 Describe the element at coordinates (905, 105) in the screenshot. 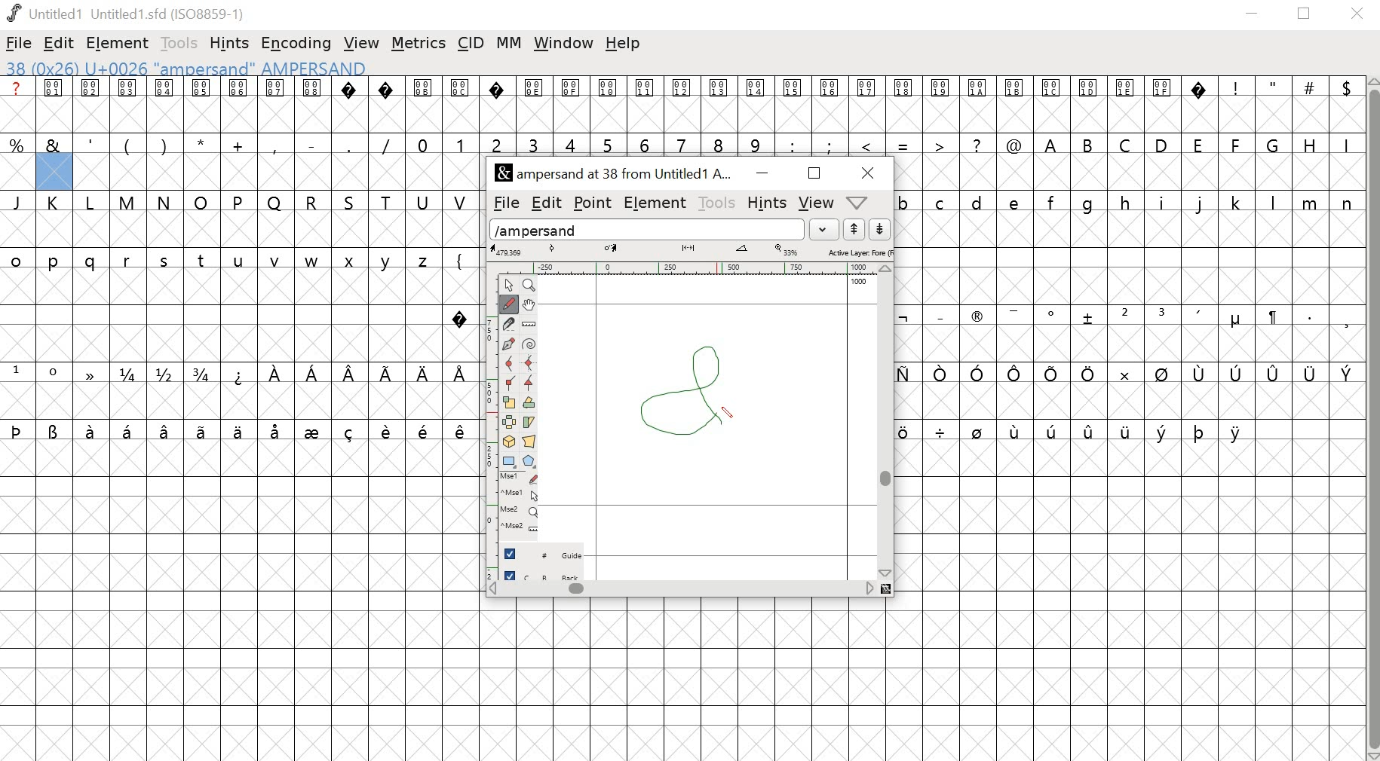

I see `0018` at that location.